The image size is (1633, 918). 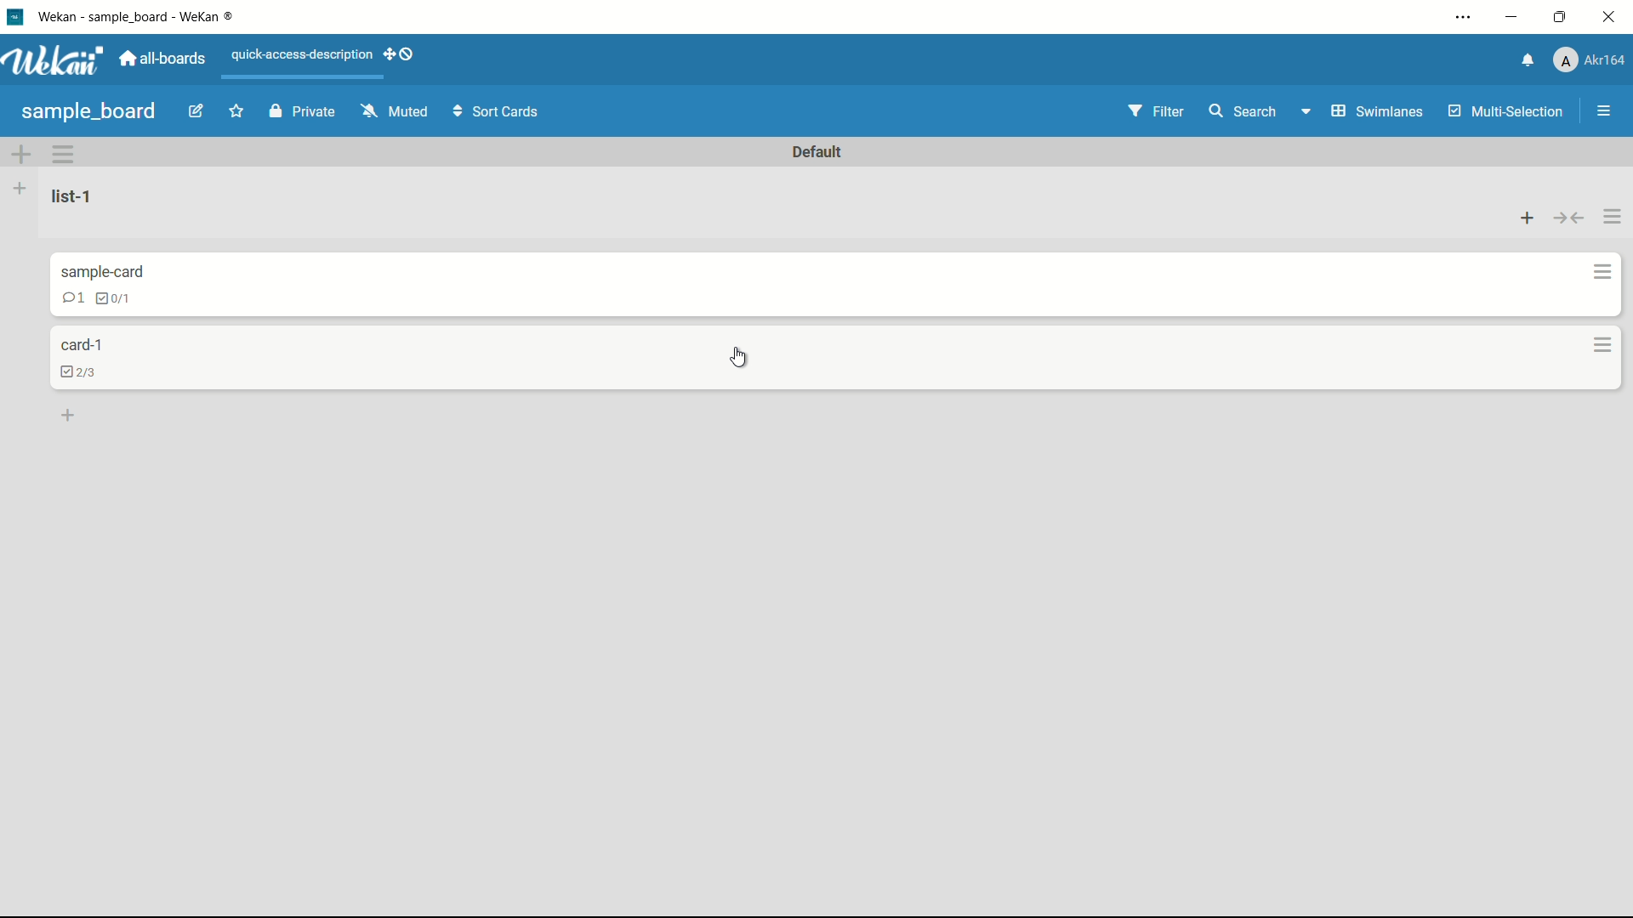 I want to click on list actions, so click(x=1612, y=216).